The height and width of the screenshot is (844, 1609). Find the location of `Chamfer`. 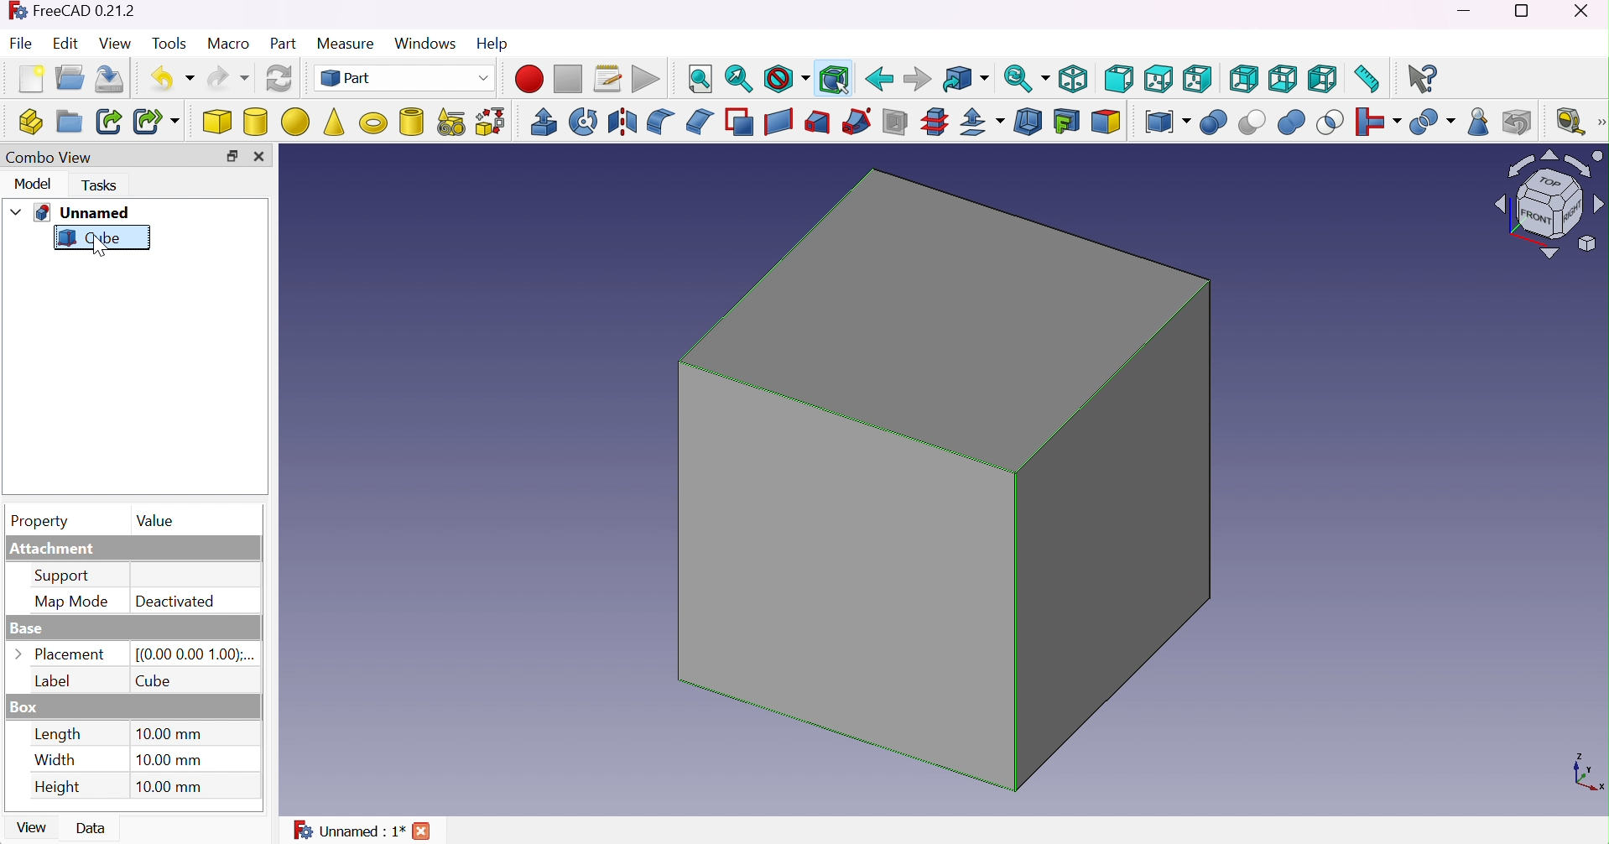

Chamfer is located at coordinates (700, 121).